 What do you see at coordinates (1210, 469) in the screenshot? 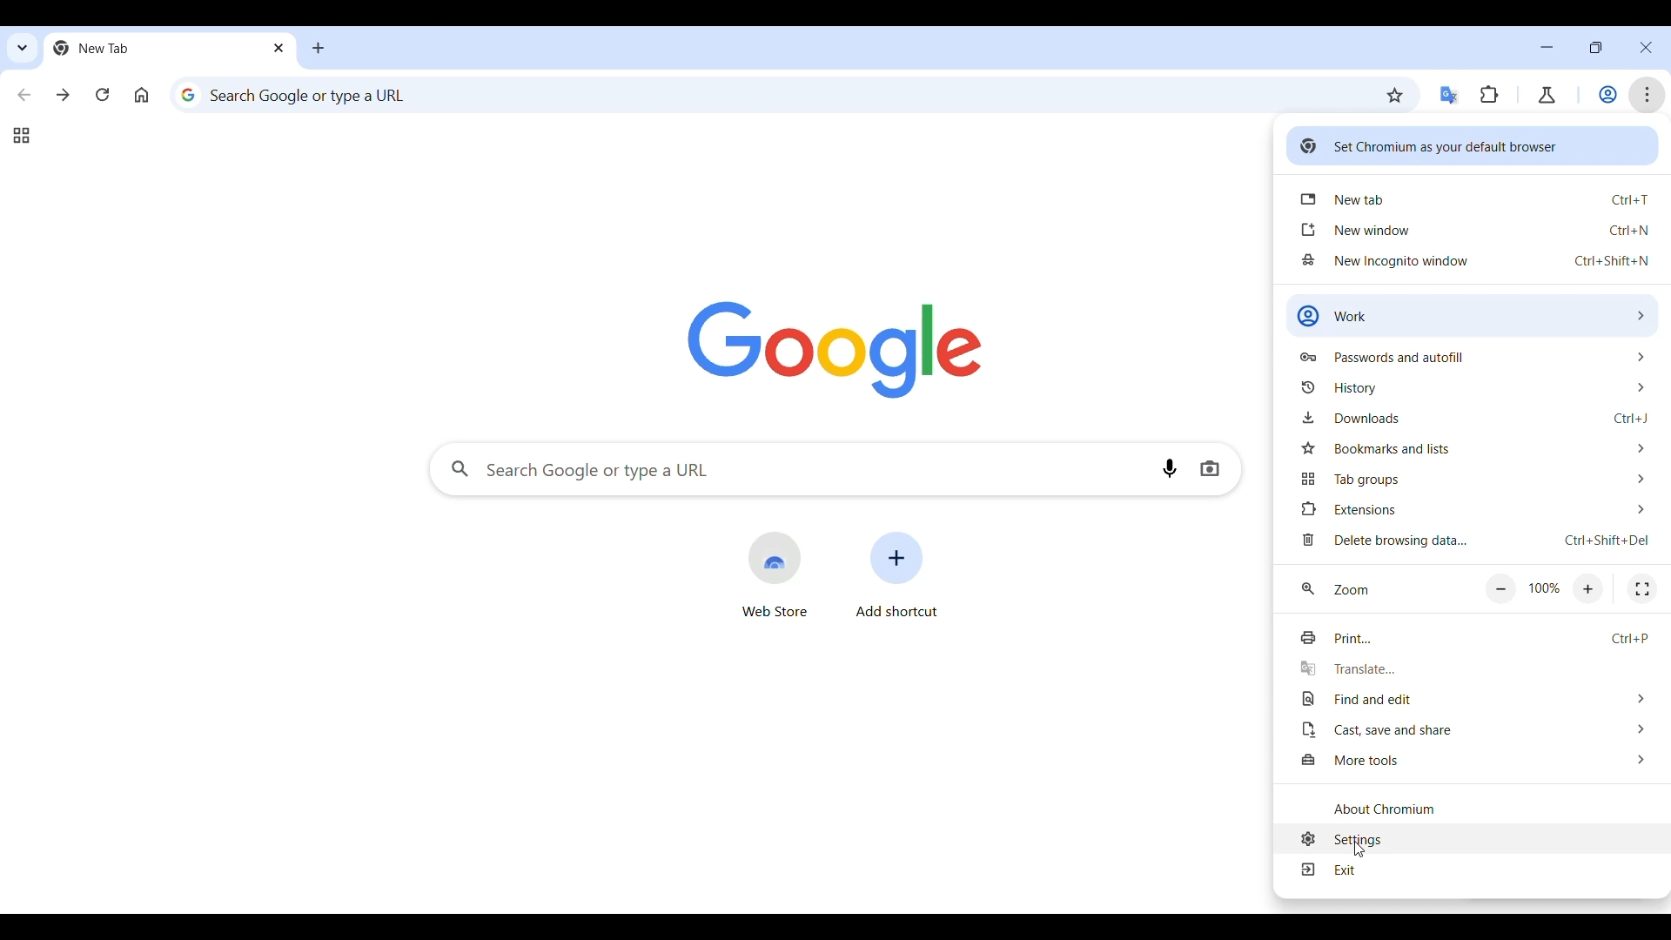
I see `Search by images` at bounding box center [1210, 469].